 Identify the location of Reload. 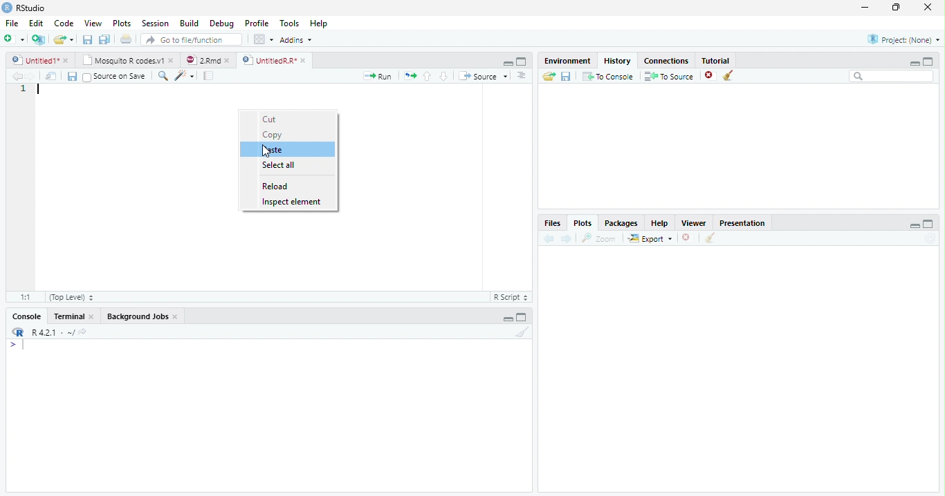
(275, 186).